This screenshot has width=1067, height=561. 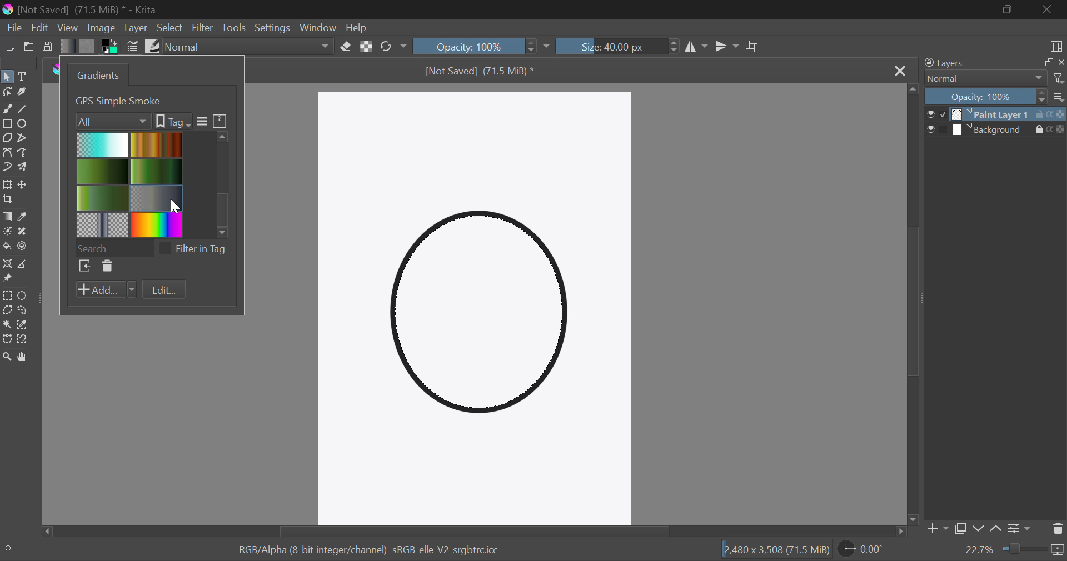 I want to click on Horizontal Mirror Flip, so click(x=728, y=48).